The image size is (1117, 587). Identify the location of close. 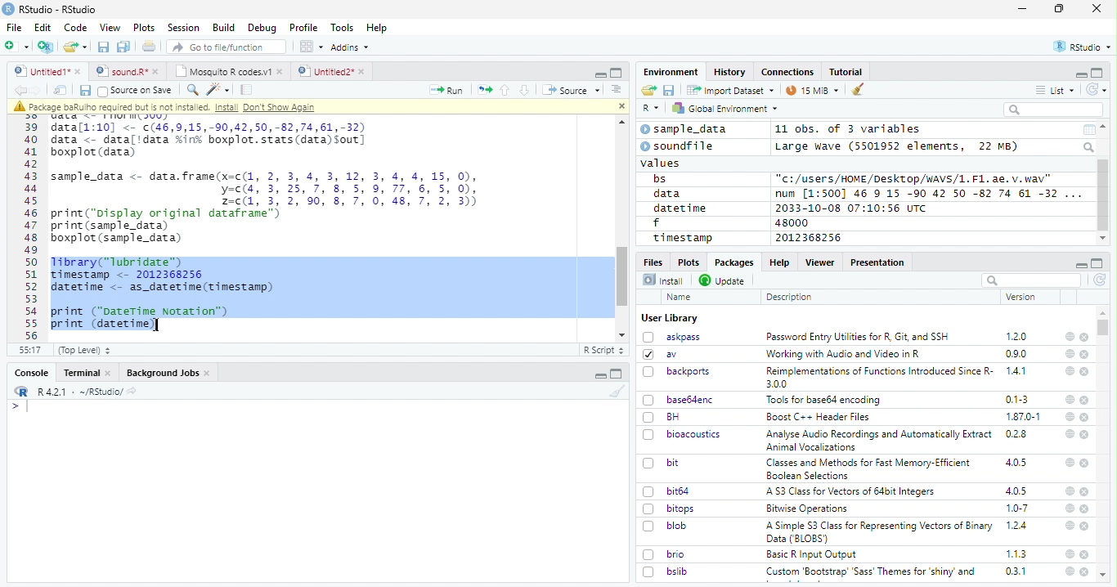
(1085, 463).